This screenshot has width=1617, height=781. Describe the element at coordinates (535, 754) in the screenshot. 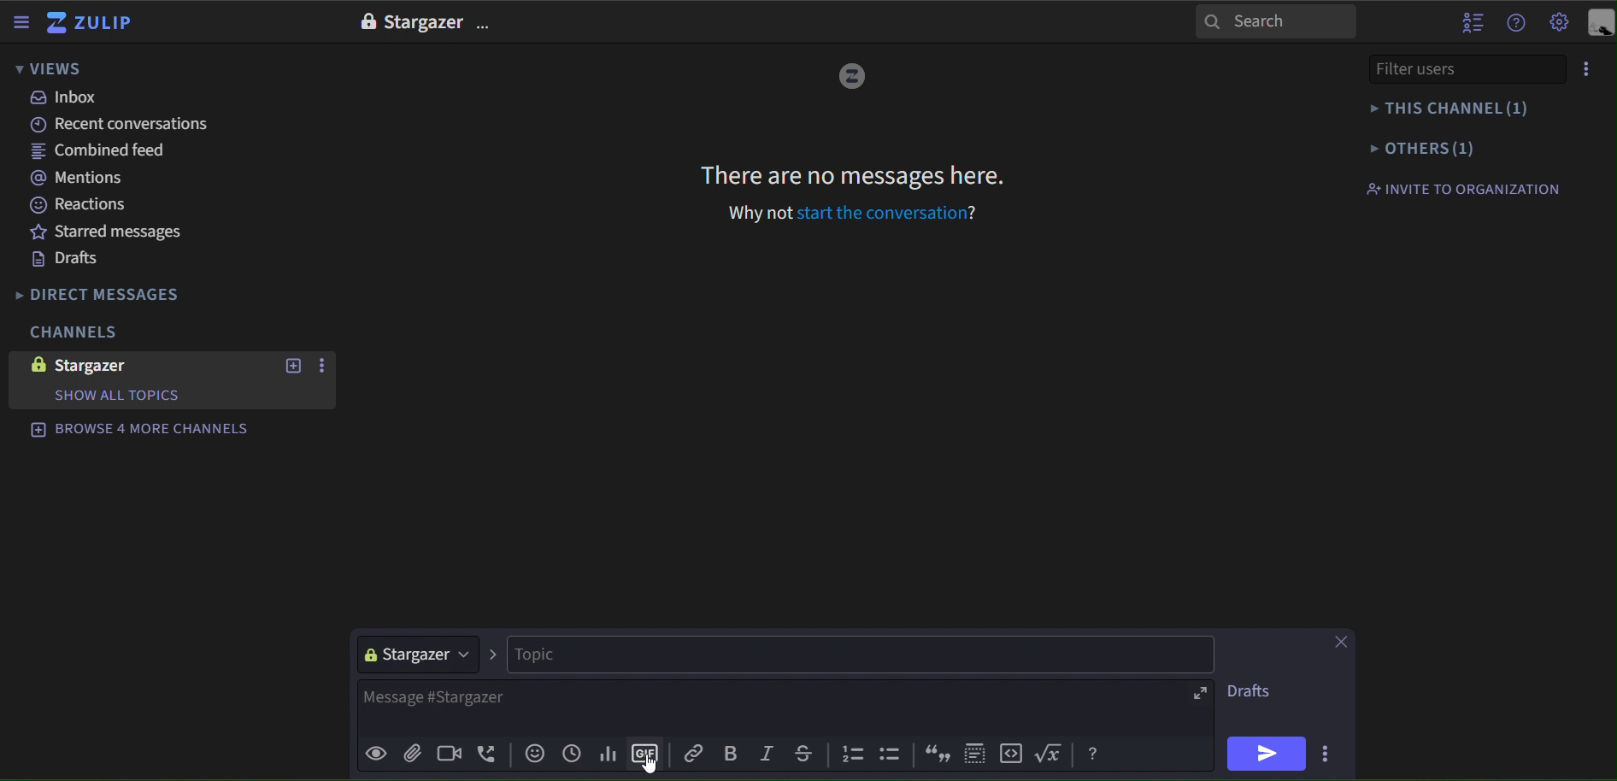

I see `add emoji` at that location.